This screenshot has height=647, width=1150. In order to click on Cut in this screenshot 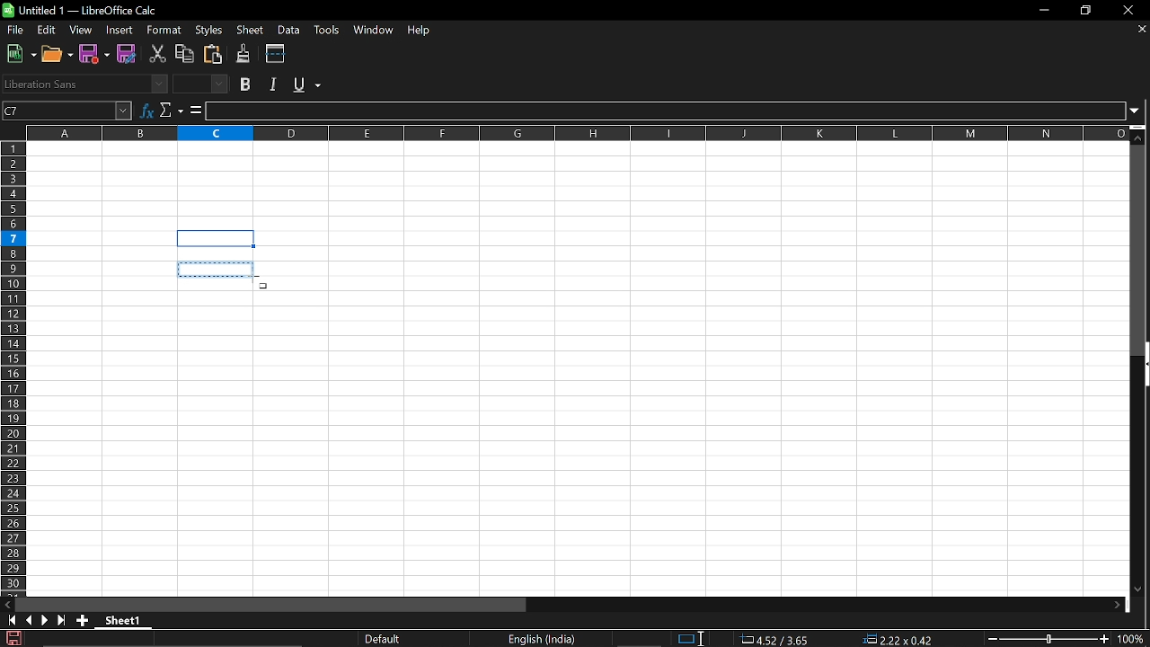, I will do `click(157, 54)`.